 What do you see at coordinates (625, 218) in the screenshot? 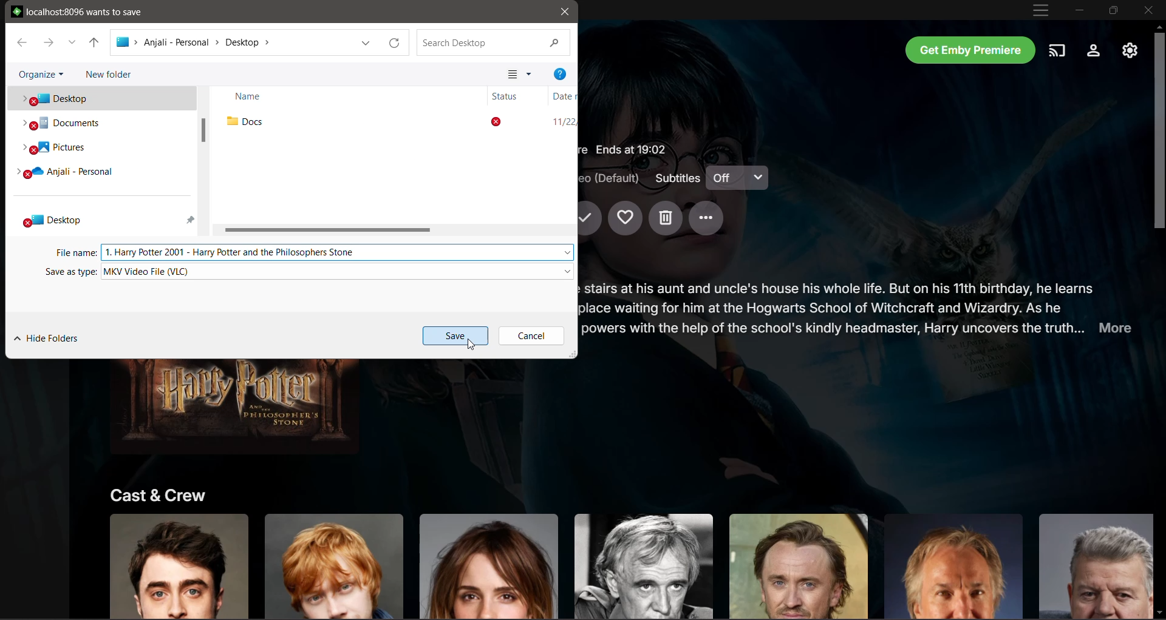
I see `Add to Favorites` at bounding box center [625, 218].